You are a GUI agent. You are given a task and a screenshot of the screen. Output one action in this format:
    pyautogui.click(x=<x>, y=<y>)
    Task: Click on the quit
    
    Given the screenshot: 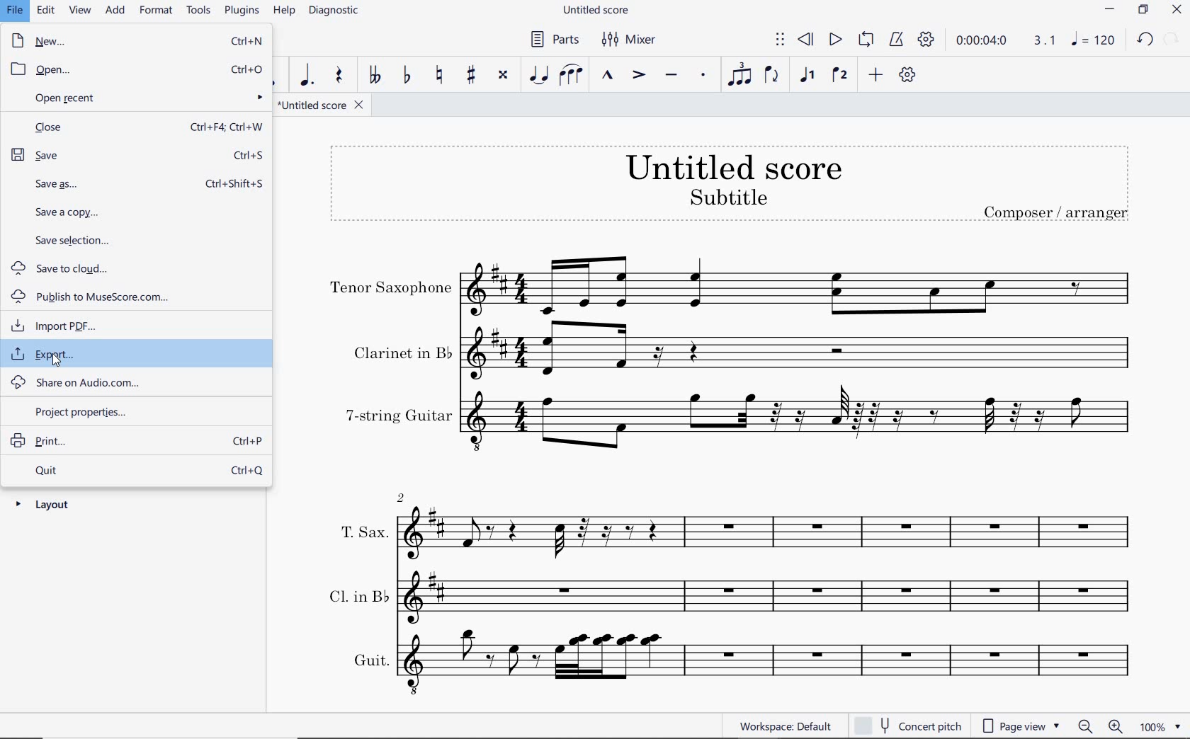 What is the action you would take?
    pyautogui.click(x=135, y=473)
    